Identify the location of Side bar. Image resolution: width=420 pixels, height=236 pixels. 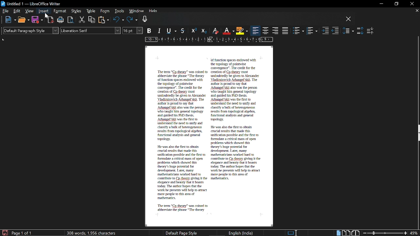
(417, 134).